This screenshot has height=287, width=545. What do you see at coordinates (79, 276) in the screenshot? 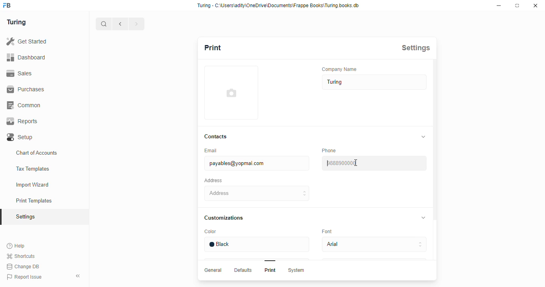
I see `collapse` at bounding box center [79, 276].